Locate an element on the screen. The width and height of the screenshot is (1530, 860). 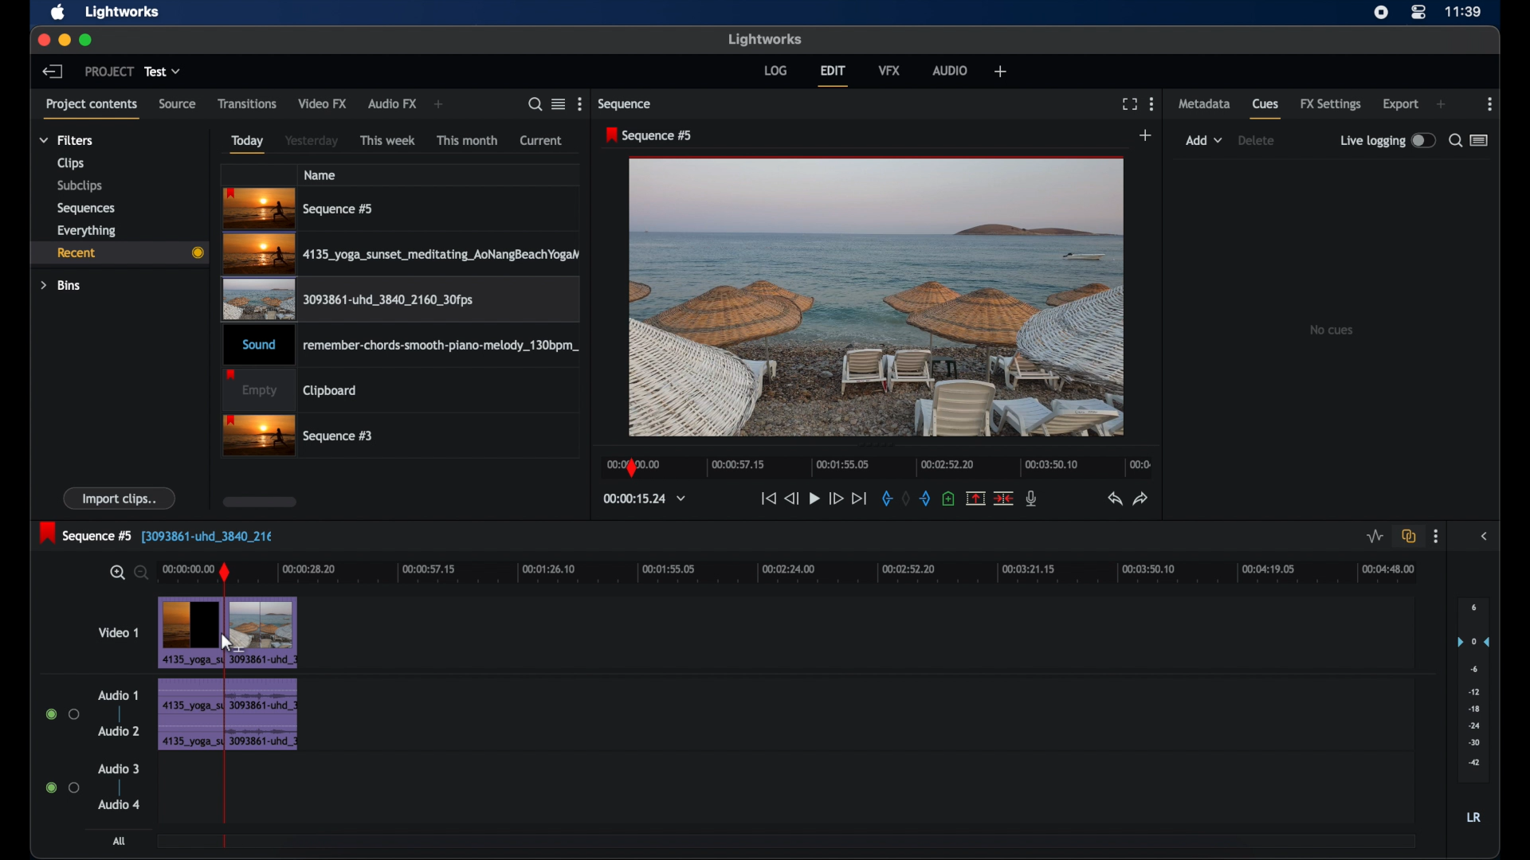
add is located at coordinates (1441, 104).